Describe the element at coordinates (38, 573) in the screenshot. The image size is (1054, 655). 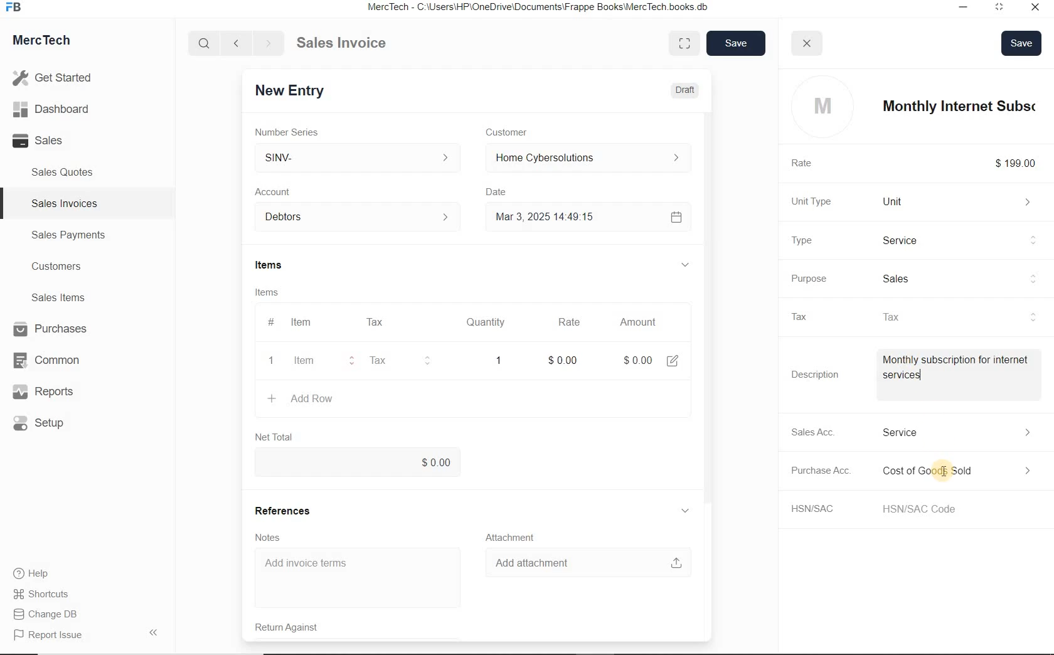
I see `Help` at that location.